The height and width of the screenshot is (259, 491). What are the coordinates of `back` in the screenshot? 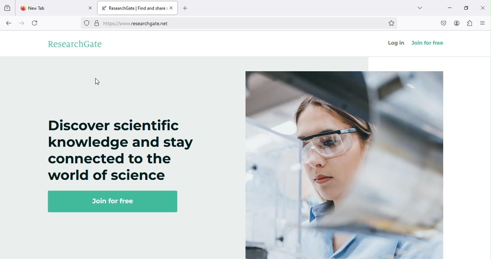 It's located at (9, 23).